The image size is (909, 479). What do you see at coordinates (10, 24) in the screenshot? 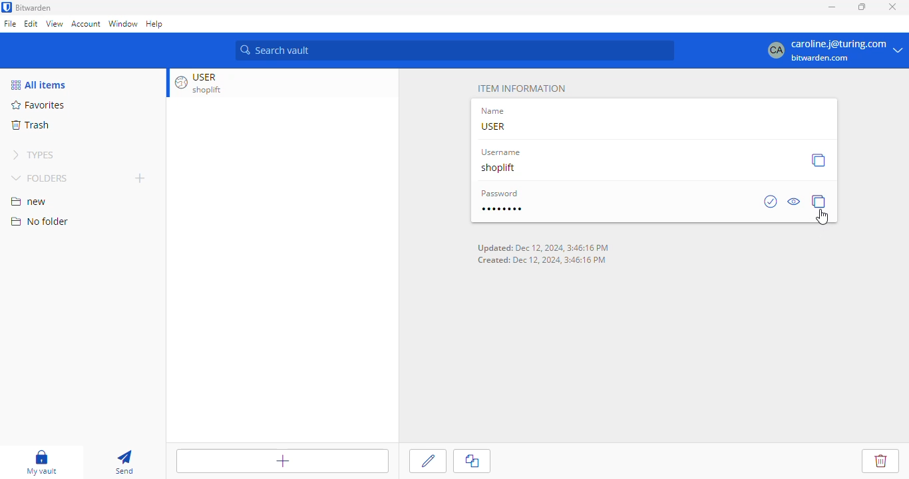
I see `file` at bounding box center [10, 24].